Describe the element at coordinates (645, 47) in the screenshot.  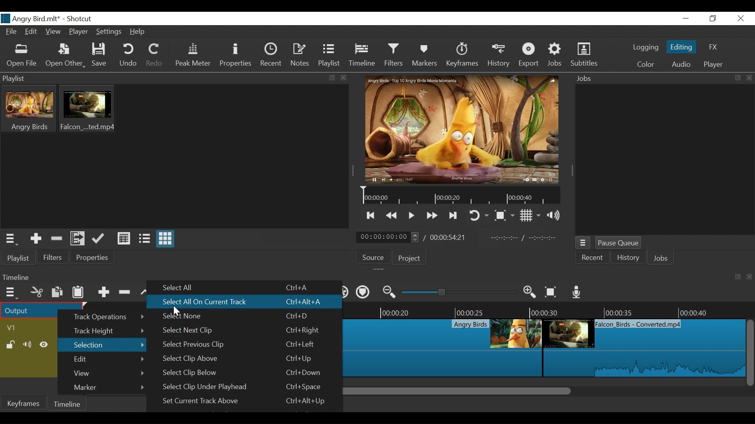
I see `logging` at that location.